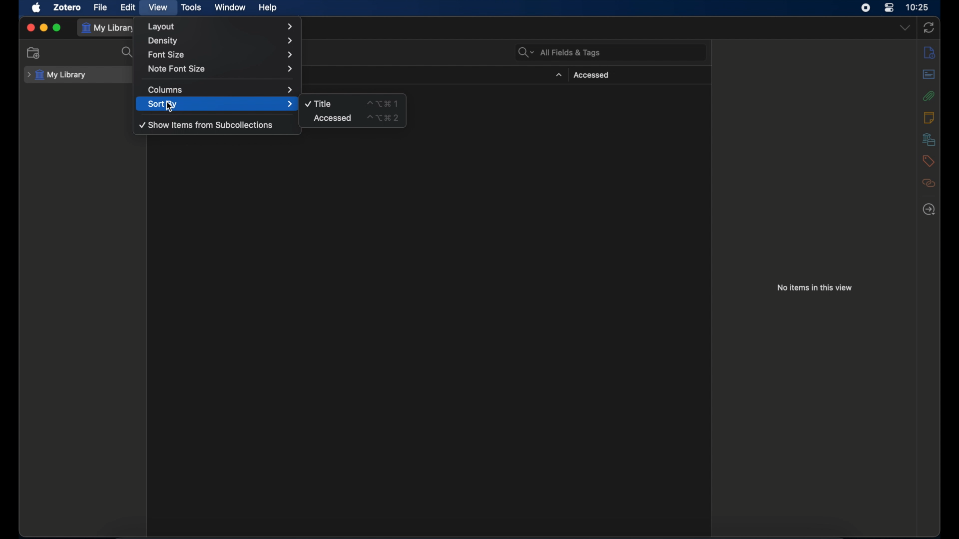 This screenshot has width=959, height=539. I want to click on zotero, so click(67, 7).